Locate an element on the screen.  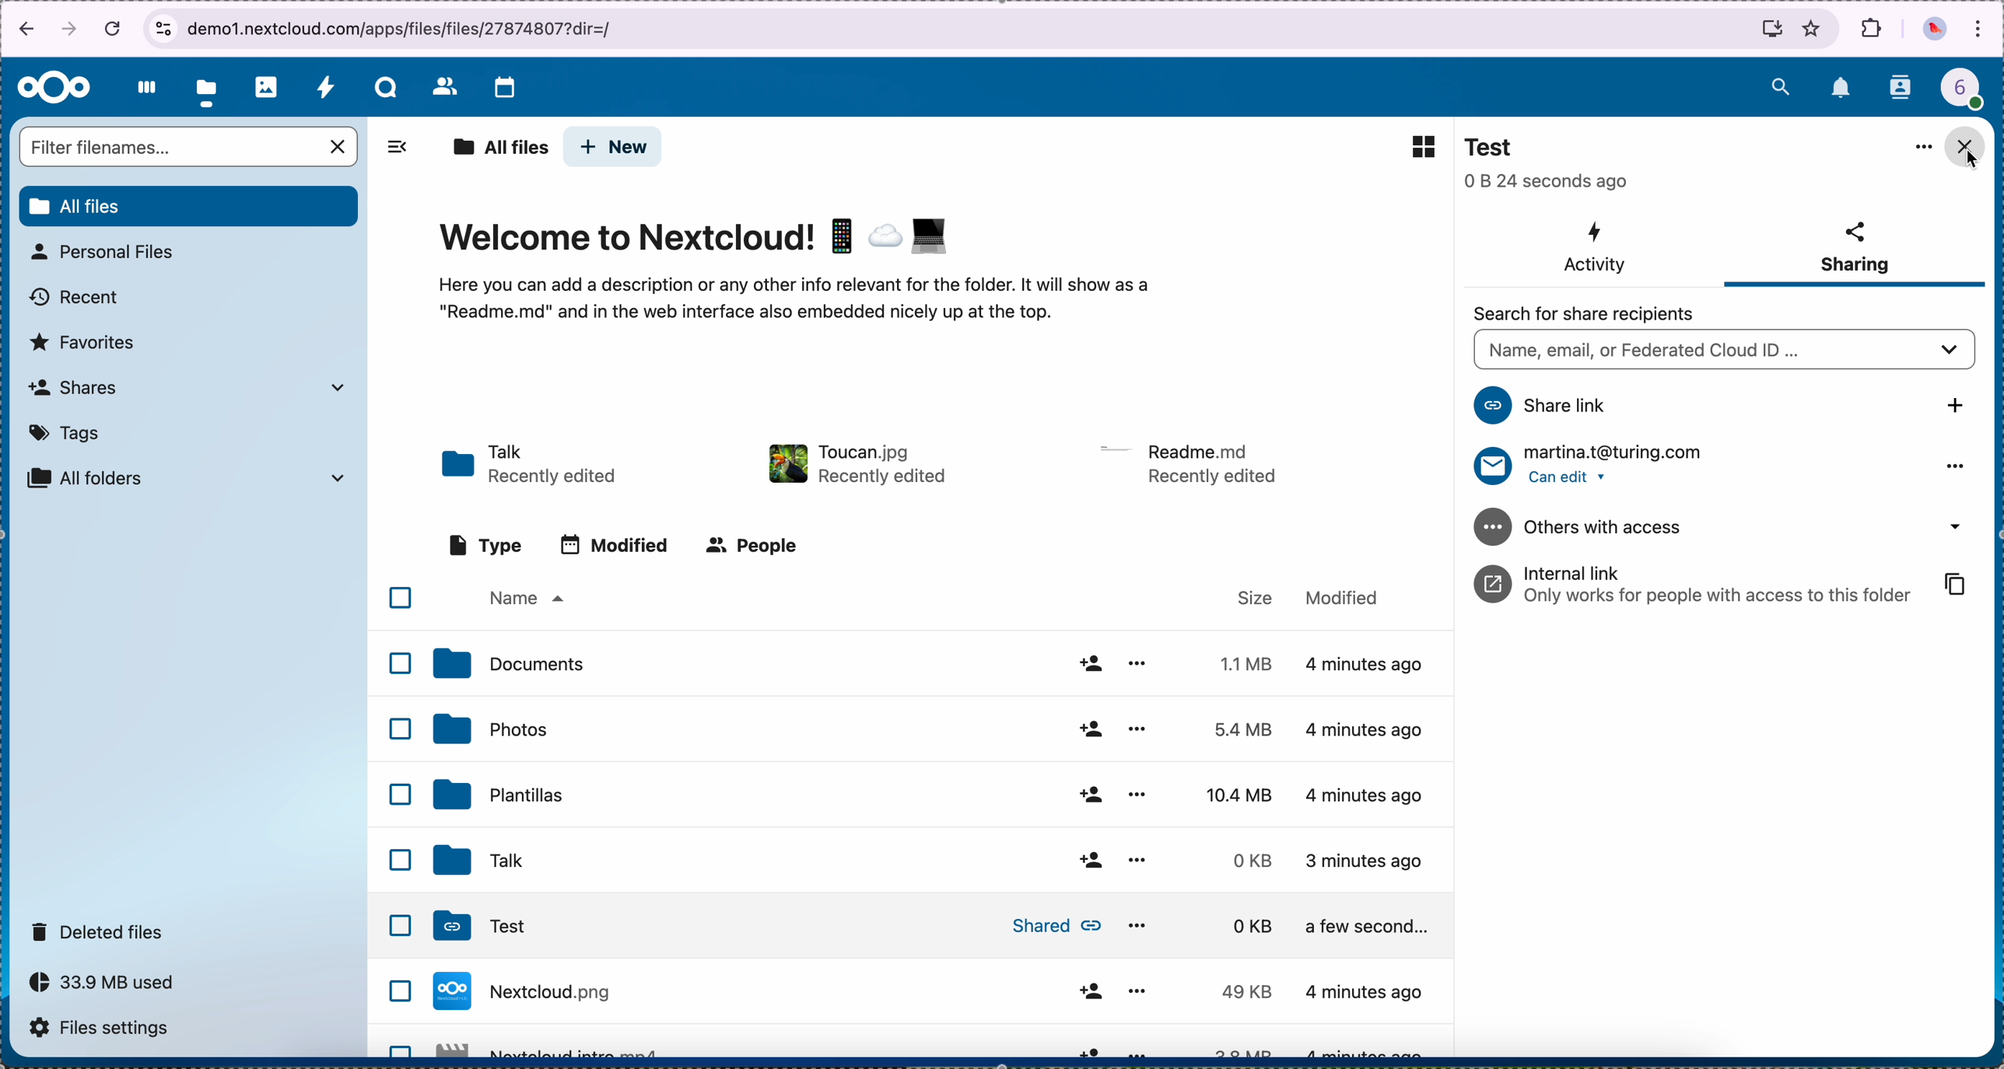
all files is located at coordinates (499, 148).